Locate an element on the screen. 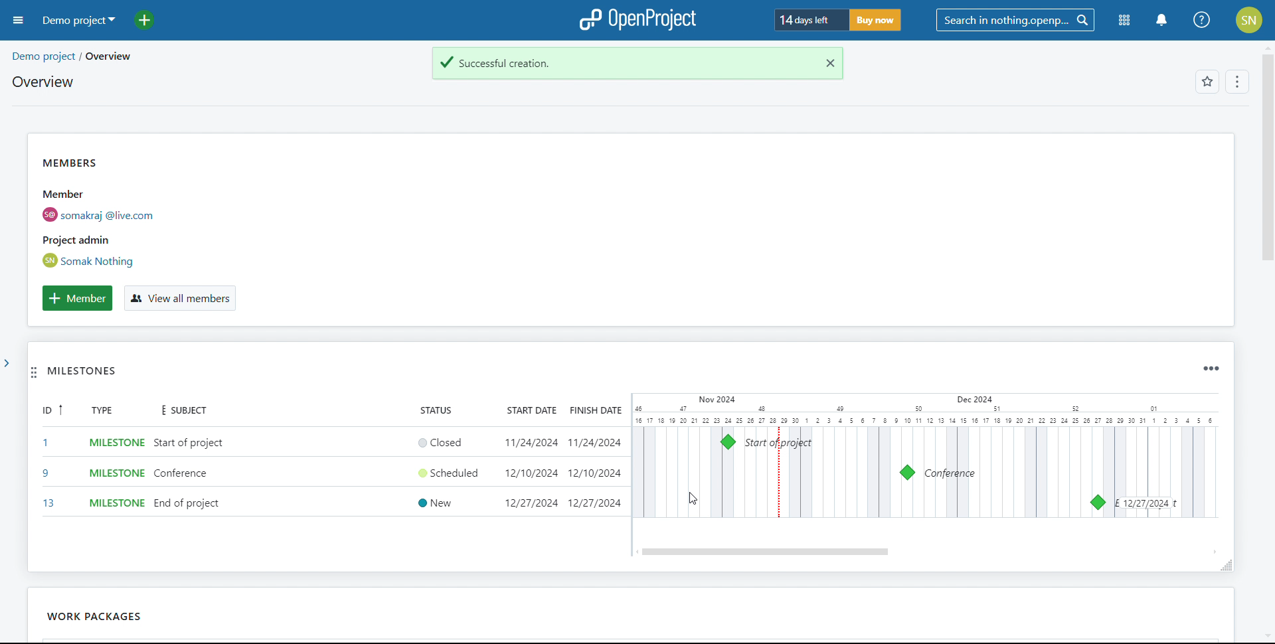 The width and height of the screenshot is (1275, 644). work packages is located at coordinates (96, 615).